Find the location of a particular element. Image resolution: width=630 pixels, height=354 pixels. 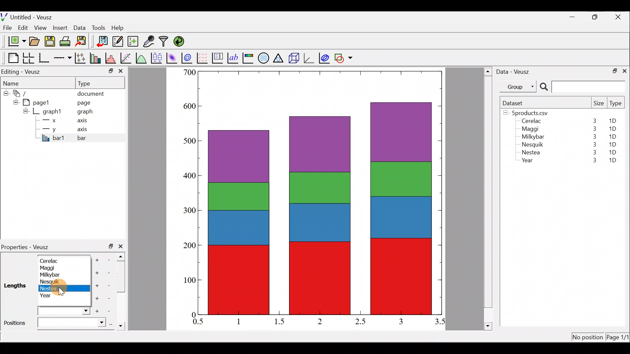

Size is located at coordinates (598, 104).